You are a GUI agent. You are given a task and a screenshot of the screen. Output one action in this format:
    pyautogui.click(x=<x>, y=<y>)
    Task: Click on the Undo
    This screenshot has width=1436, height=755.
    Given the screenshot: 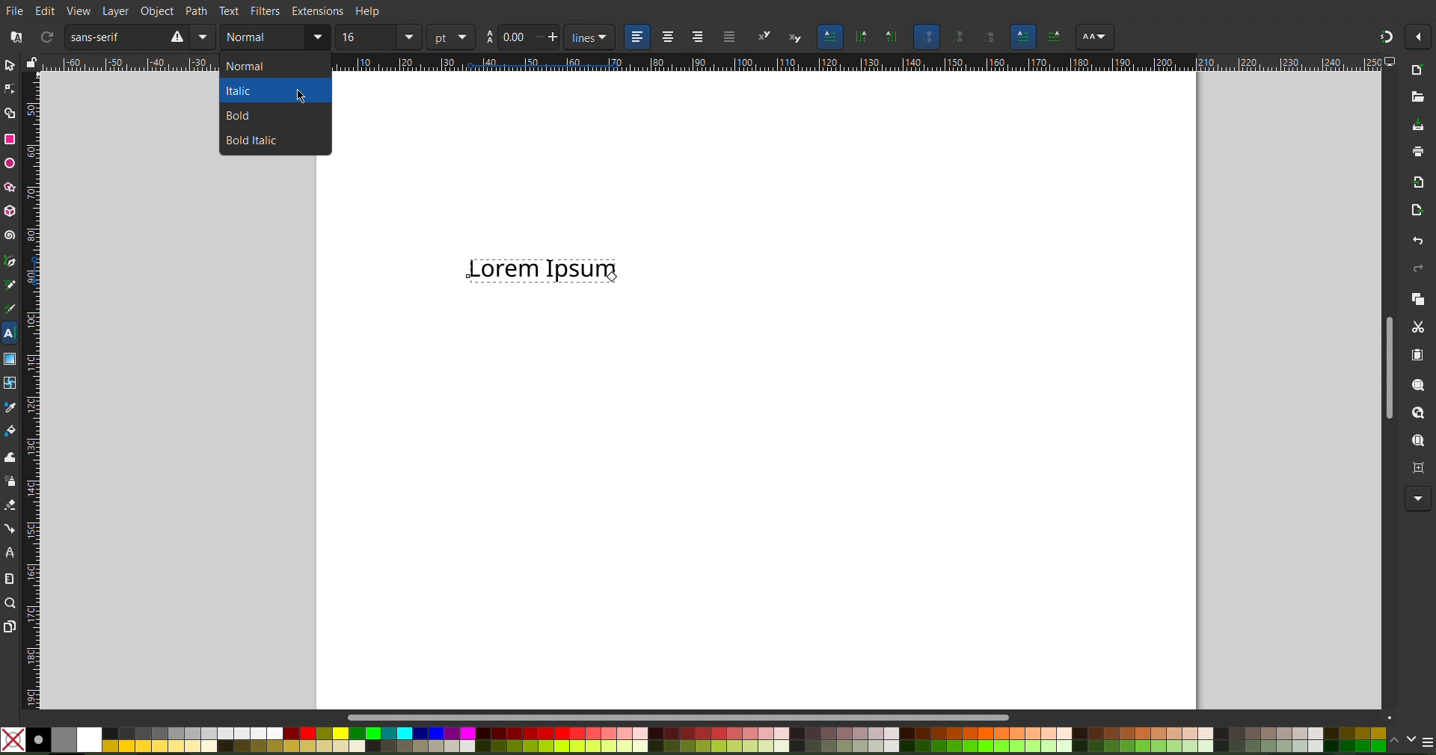 What is the action you would take?
    pyautogui.click(x=1415, y=241)
    